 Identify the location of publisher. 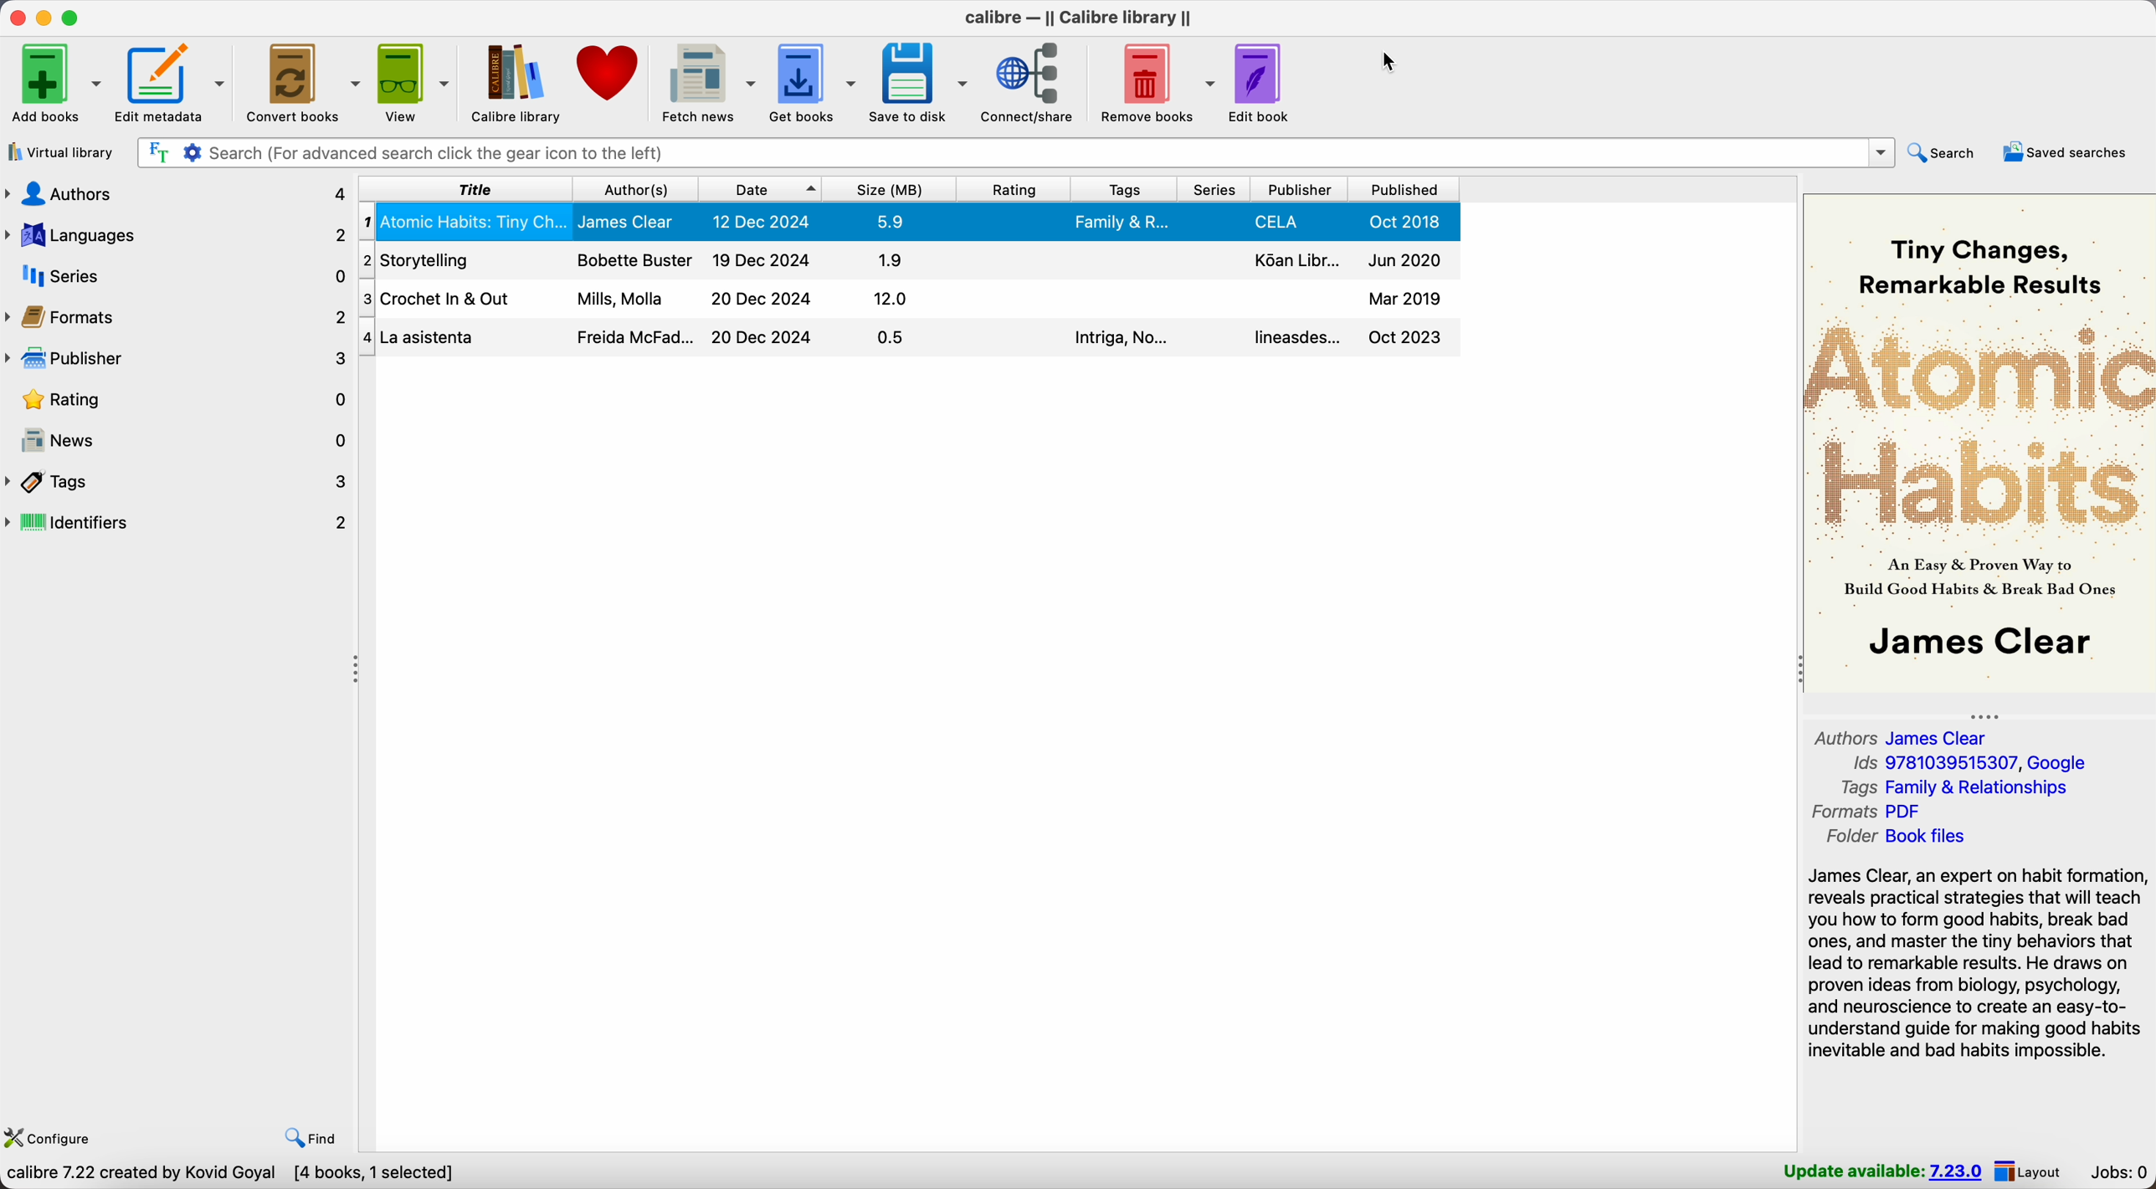
(1303, 189).